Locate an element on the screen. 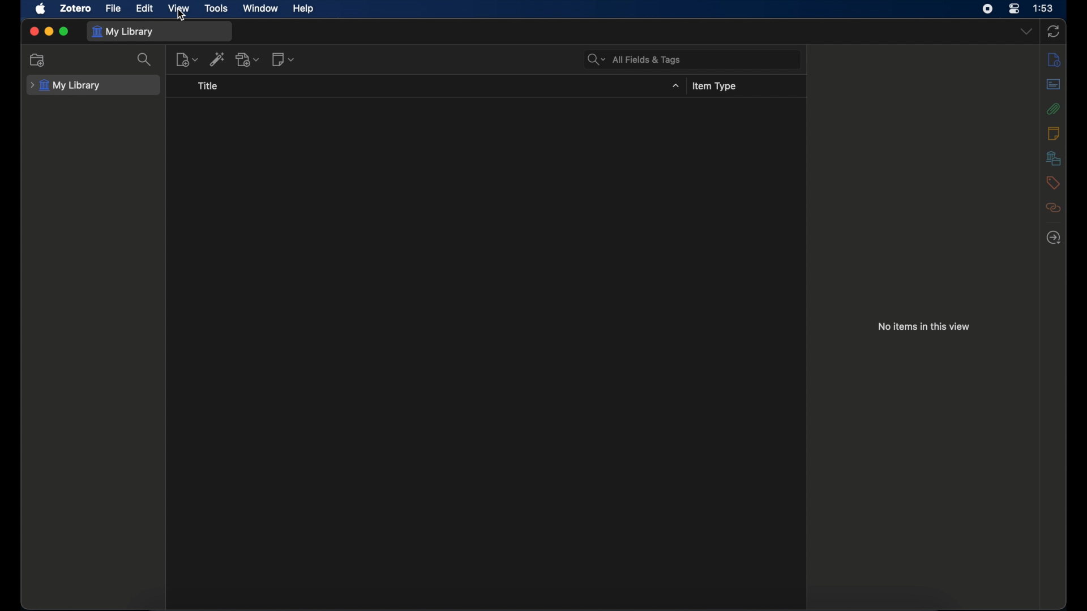 This screenshot has height=611, width=1087. attachments is located at coordinates (1052, 109).